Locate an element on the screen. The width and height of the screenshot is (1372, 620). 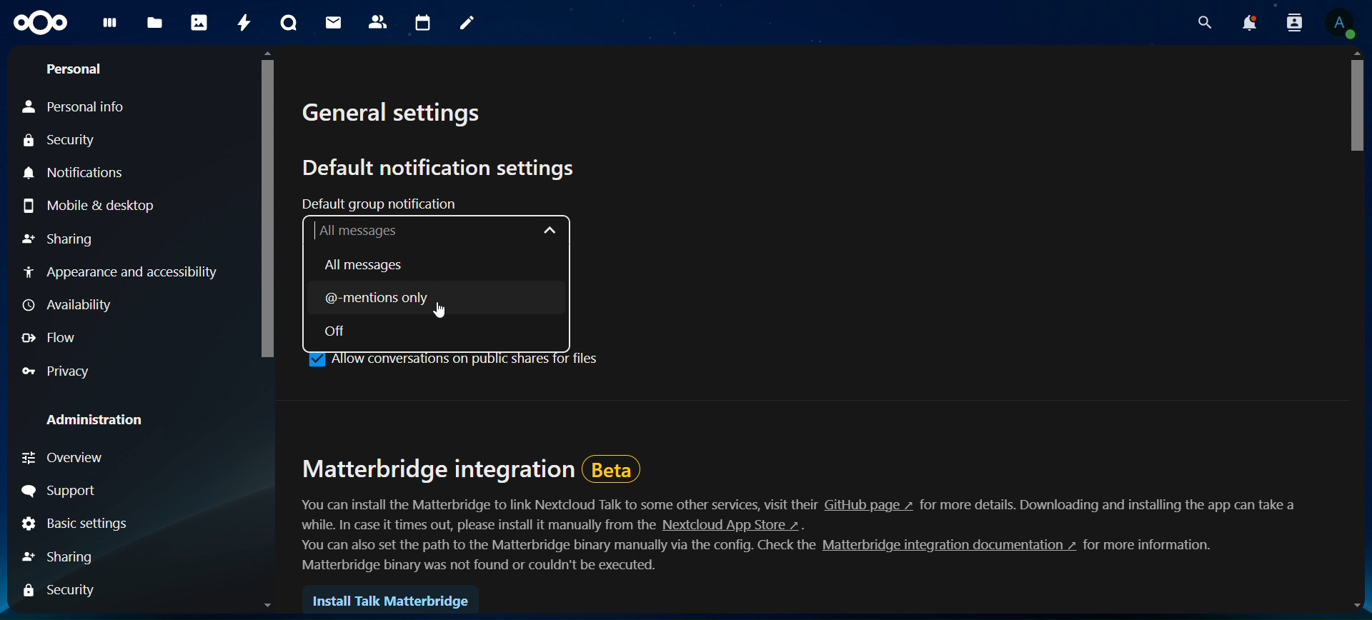
notifications is located at coordinates (80, 172).